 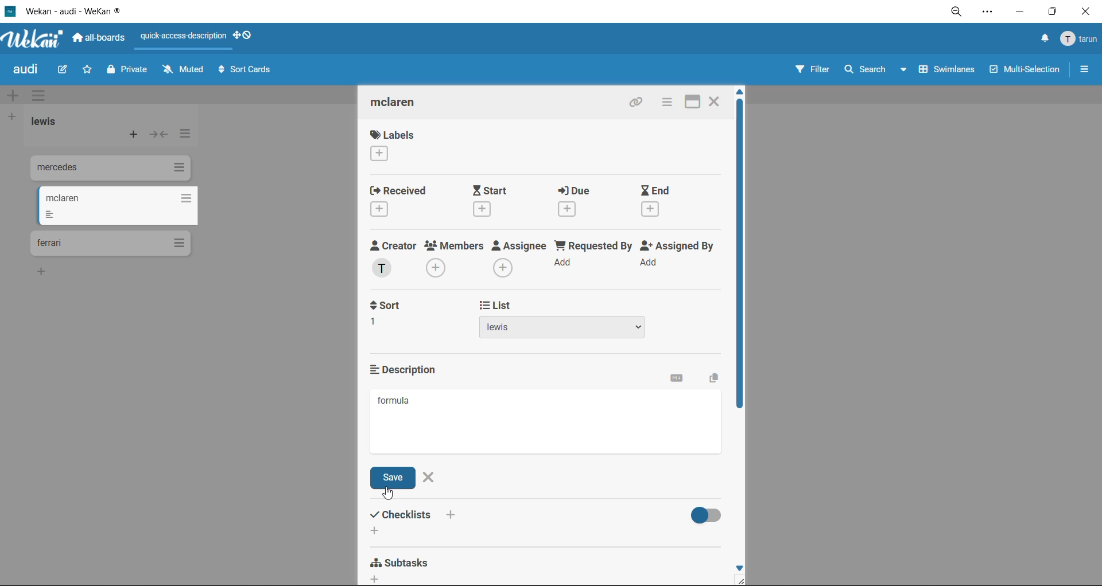 What do you see at coordinates (108, 170) in the screenshot?
I see `cards` at bounding box center [108, 170].